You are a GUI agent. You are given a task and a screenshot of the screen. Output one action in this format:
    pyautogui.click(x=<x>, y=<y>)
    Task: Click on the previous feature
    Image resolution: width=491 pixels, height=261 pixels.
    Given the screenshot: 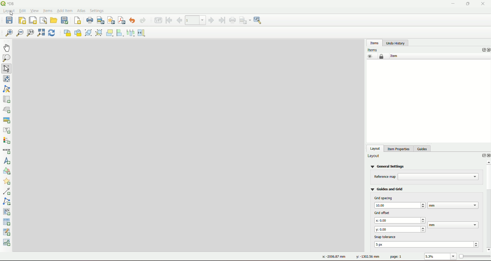 What is the action you would take?
    pyautogui.click(x=180, y=20)
    